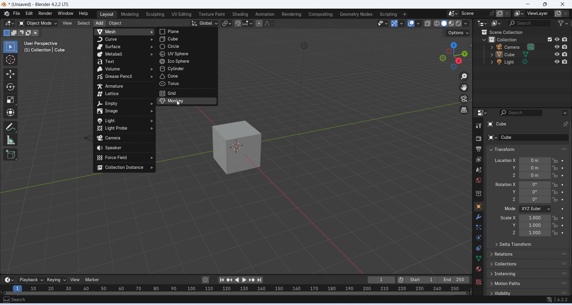  I want to click on active workspace view layer, so click(519, 13).